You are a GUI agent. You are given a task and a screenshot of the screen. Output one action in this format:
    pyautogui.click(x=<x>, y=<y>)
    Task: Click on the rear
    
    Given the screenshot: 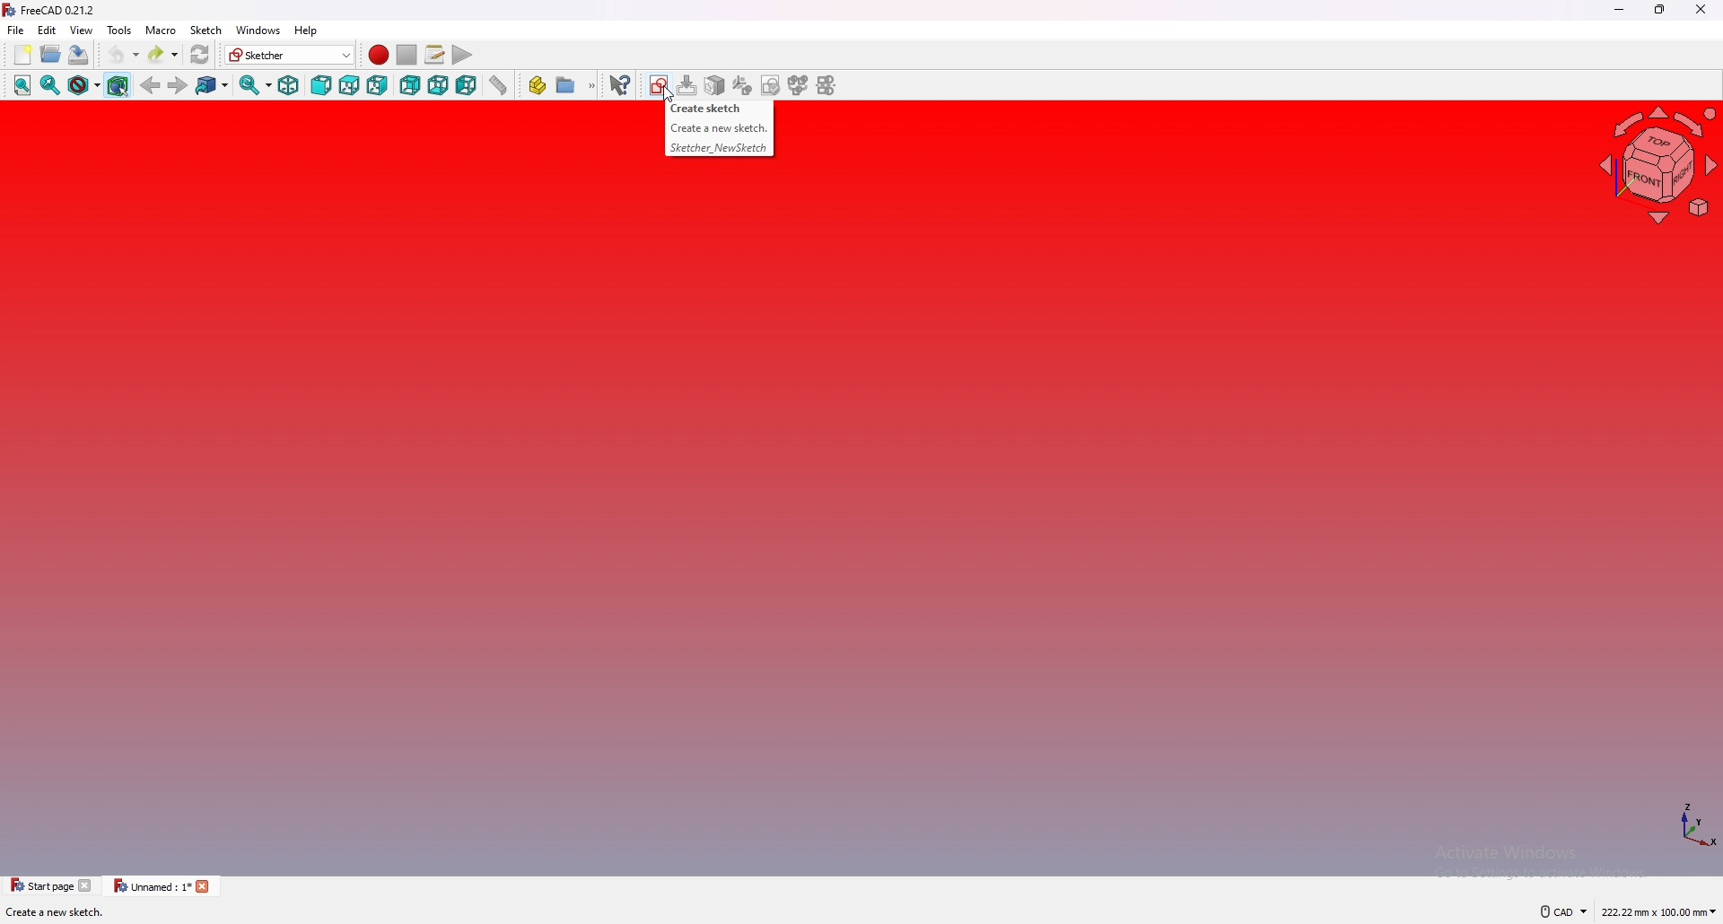 What is the action you would take?
    pyautogui.click(x=409, y=85)
    